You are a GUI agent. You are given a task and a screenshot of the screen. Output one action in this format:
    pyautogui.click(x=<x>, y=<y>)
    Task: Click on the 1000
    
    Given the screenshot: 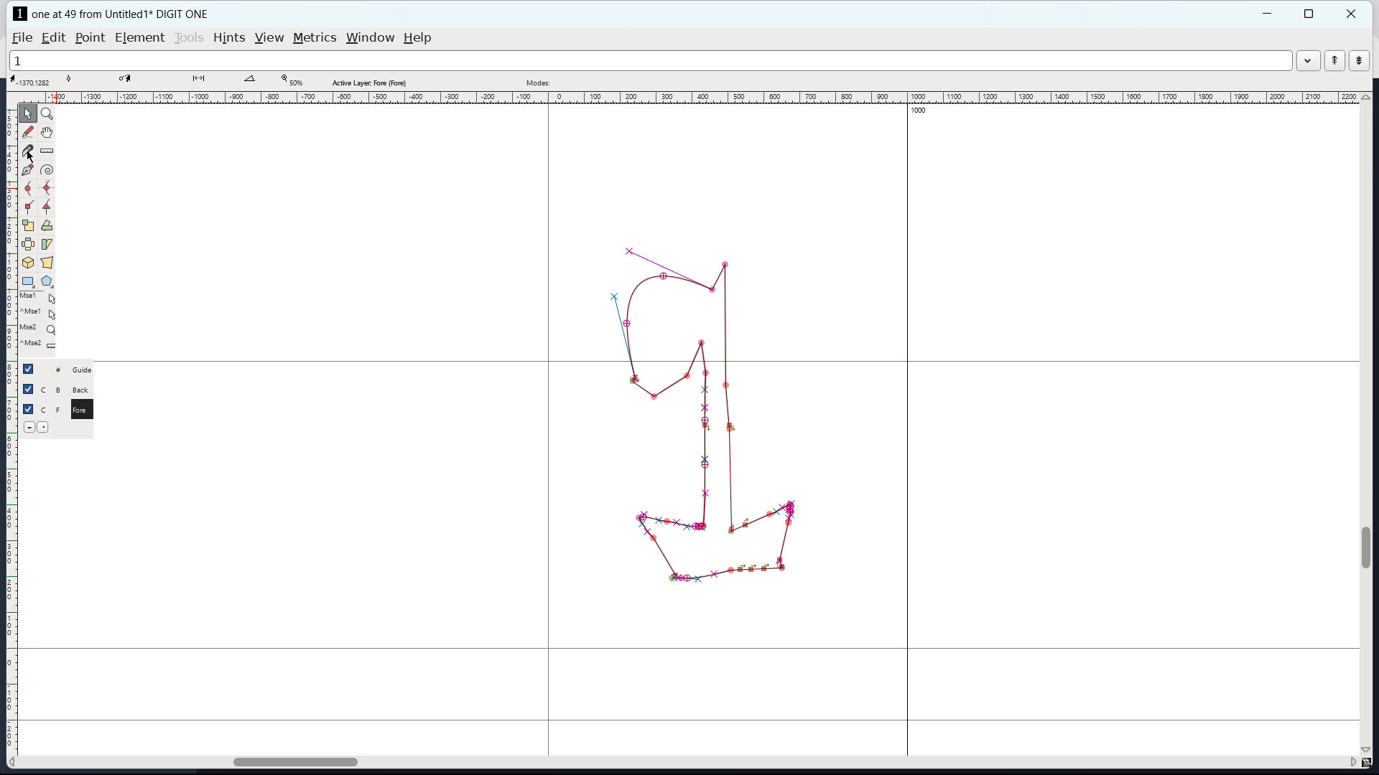 What is the action you would take?
    pyautogui.click(x=919, y=110)
    